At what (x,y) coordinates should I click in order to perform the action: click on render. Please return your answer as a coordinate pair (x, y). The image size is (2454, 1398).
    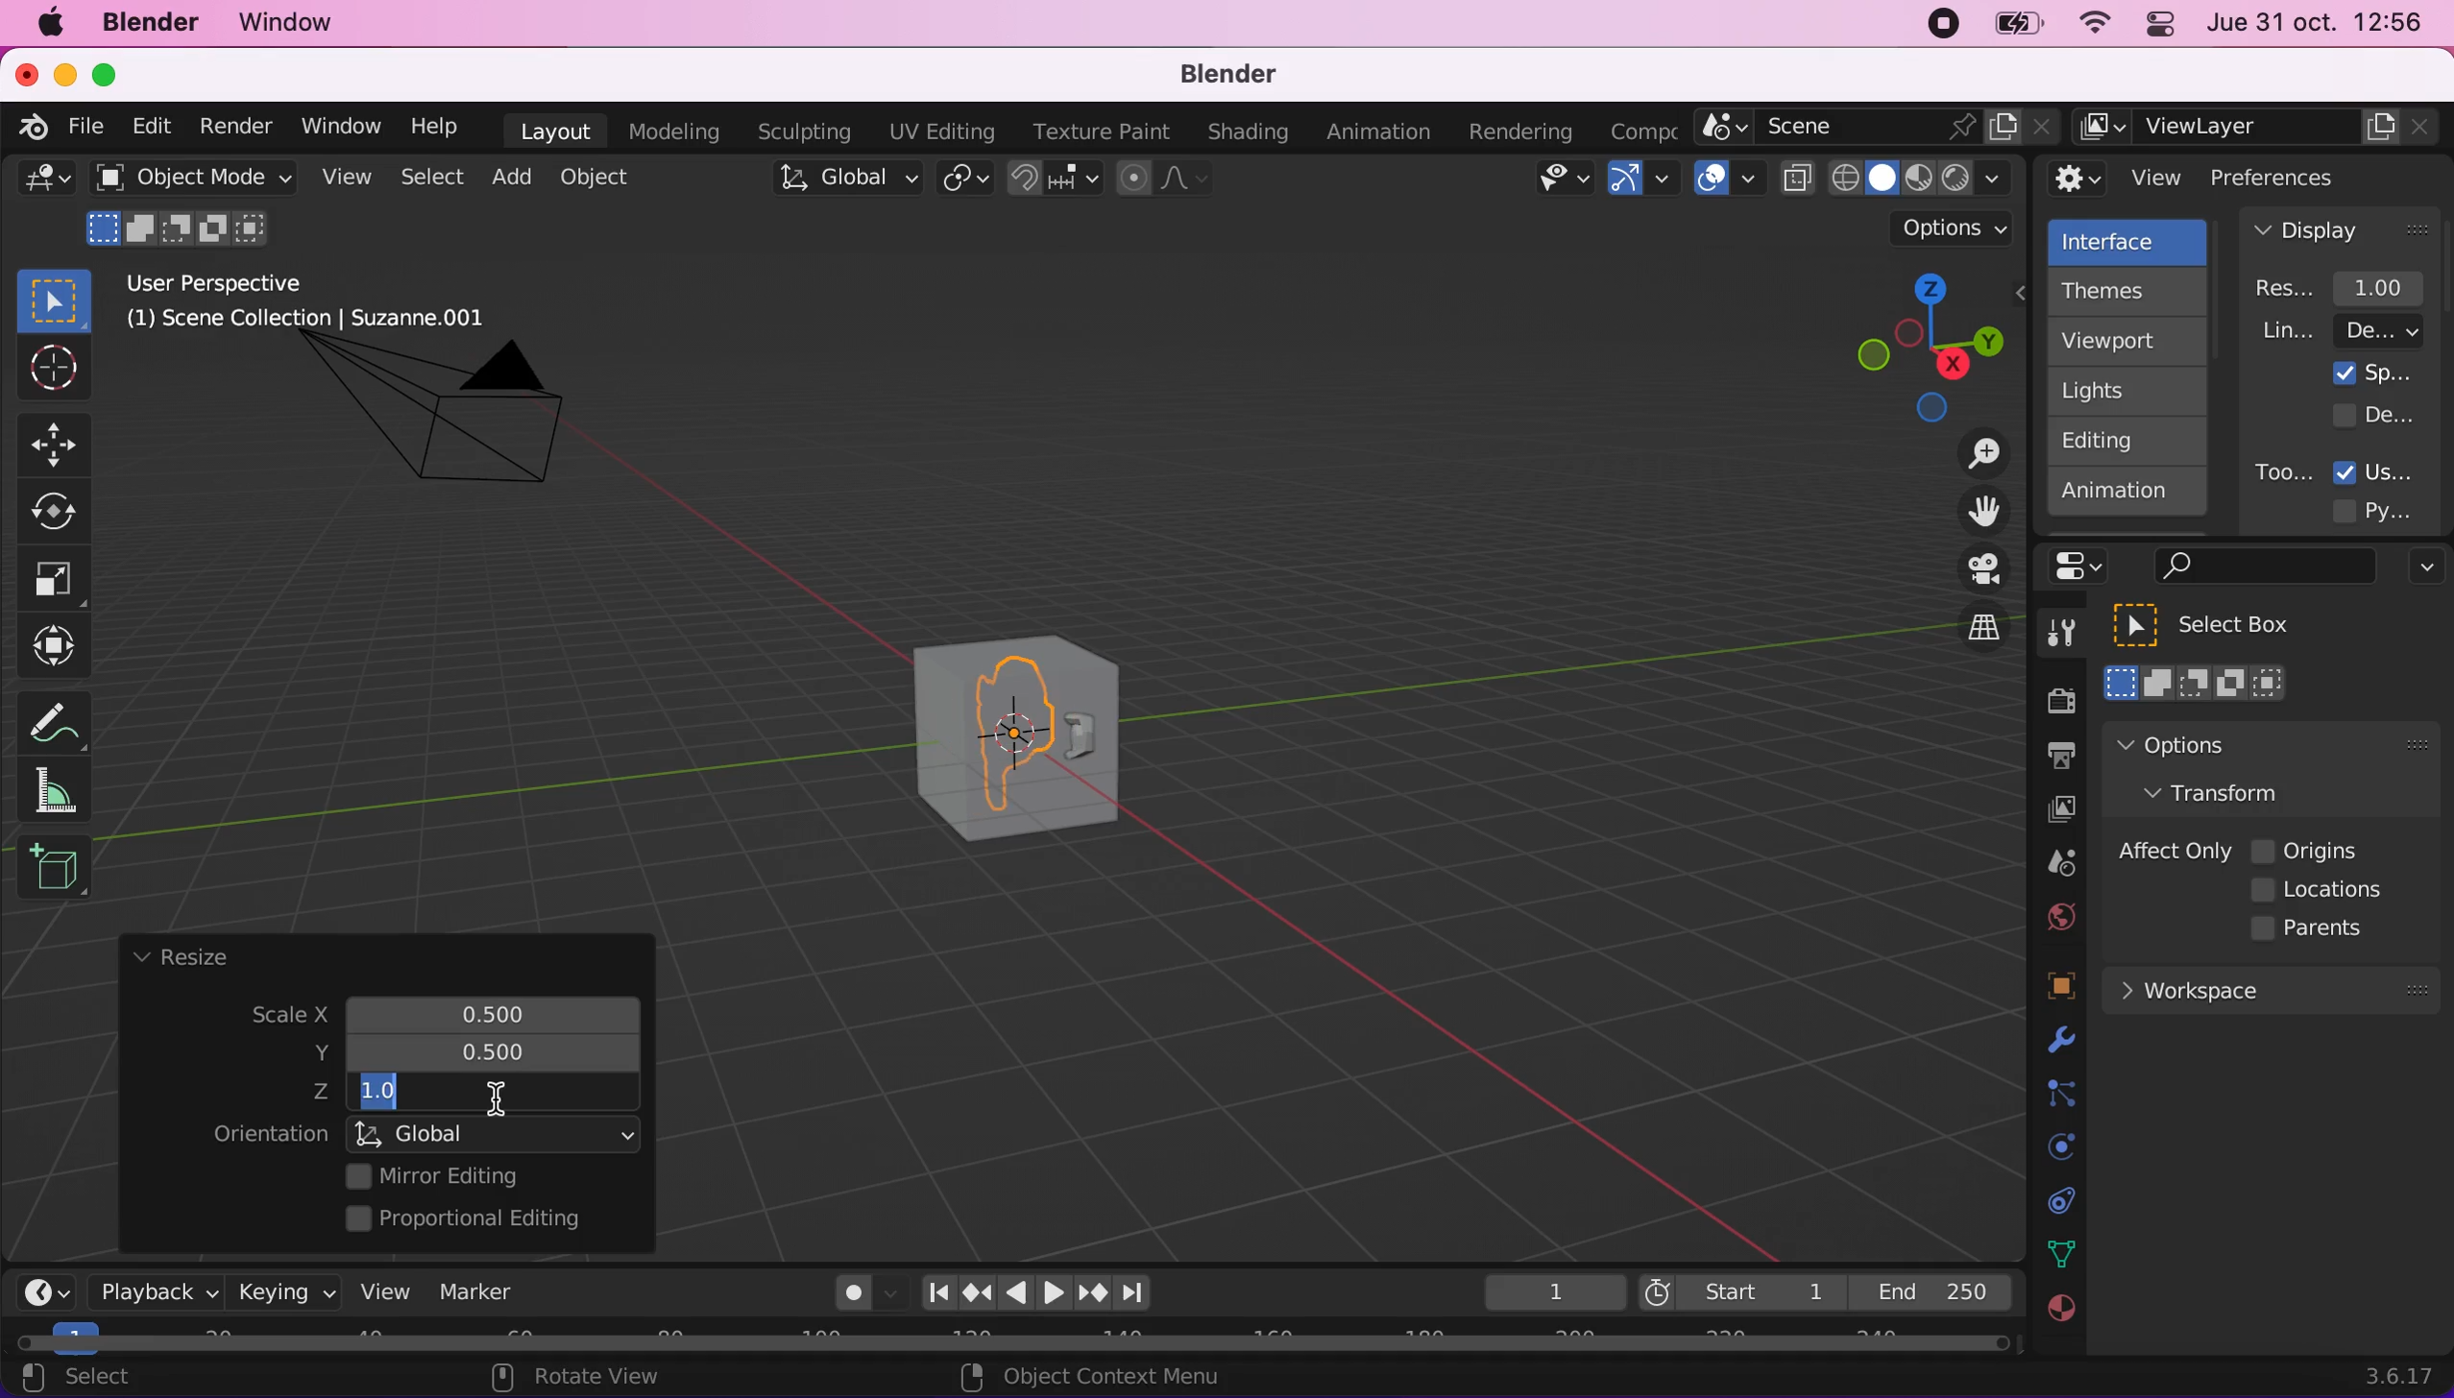
    Looking at the image, I should click on (234, 128).